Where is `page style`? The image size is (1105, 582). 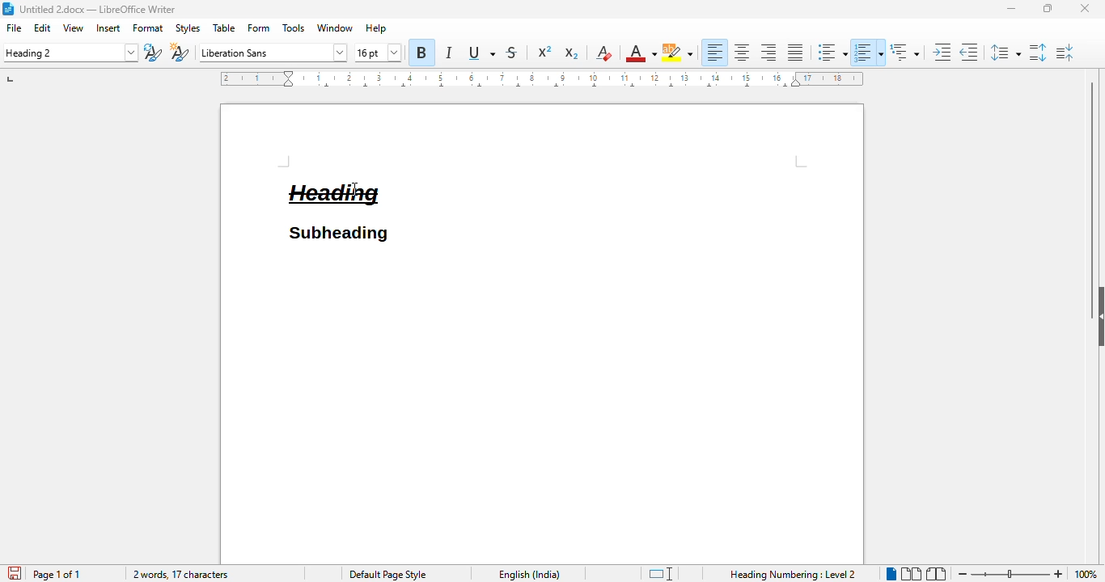 page style is located at coordinates (386, 574).